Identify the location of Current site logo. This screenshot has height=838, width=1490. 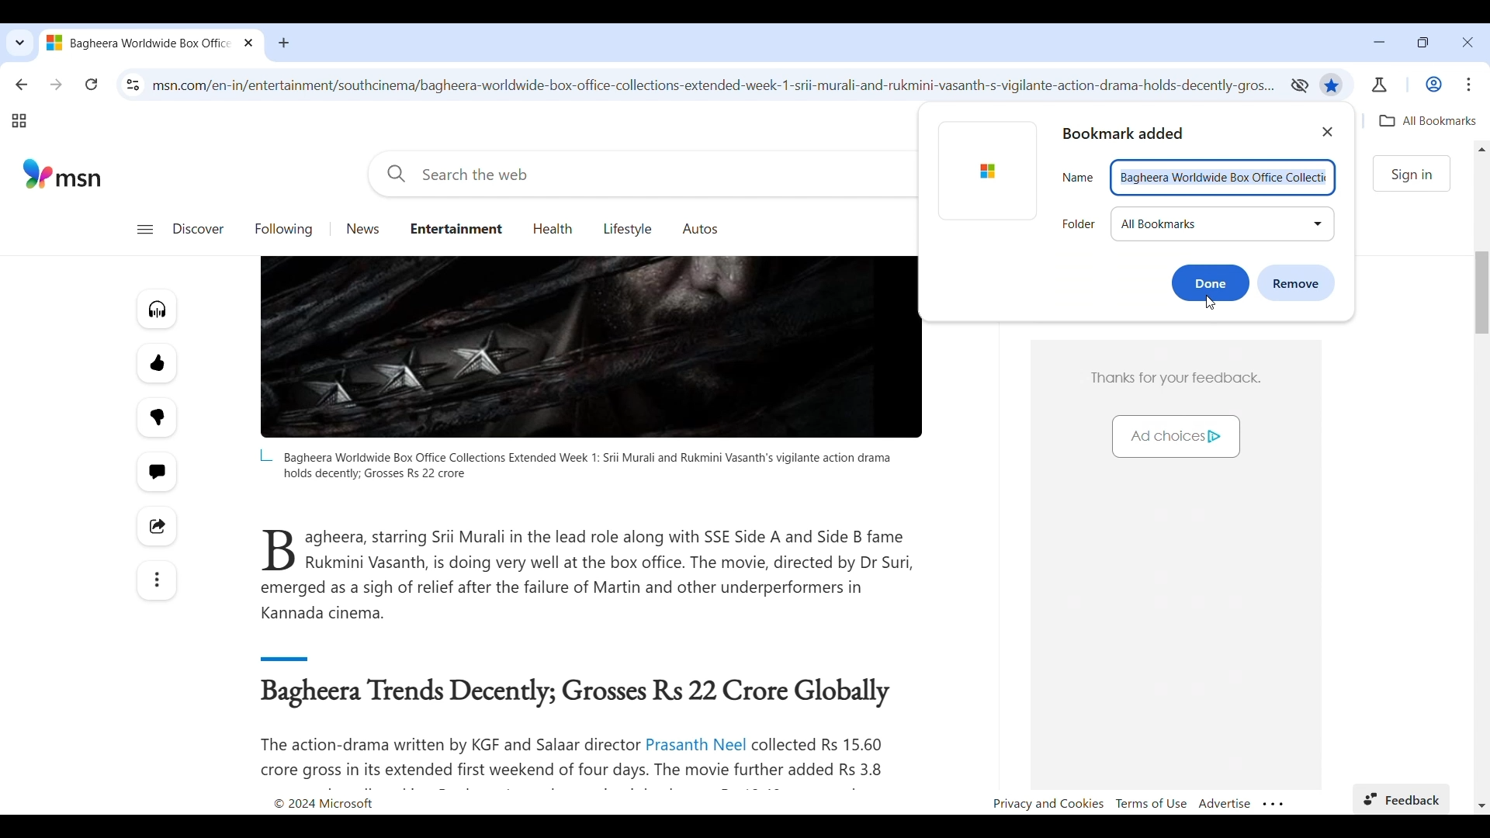
(985, 170).